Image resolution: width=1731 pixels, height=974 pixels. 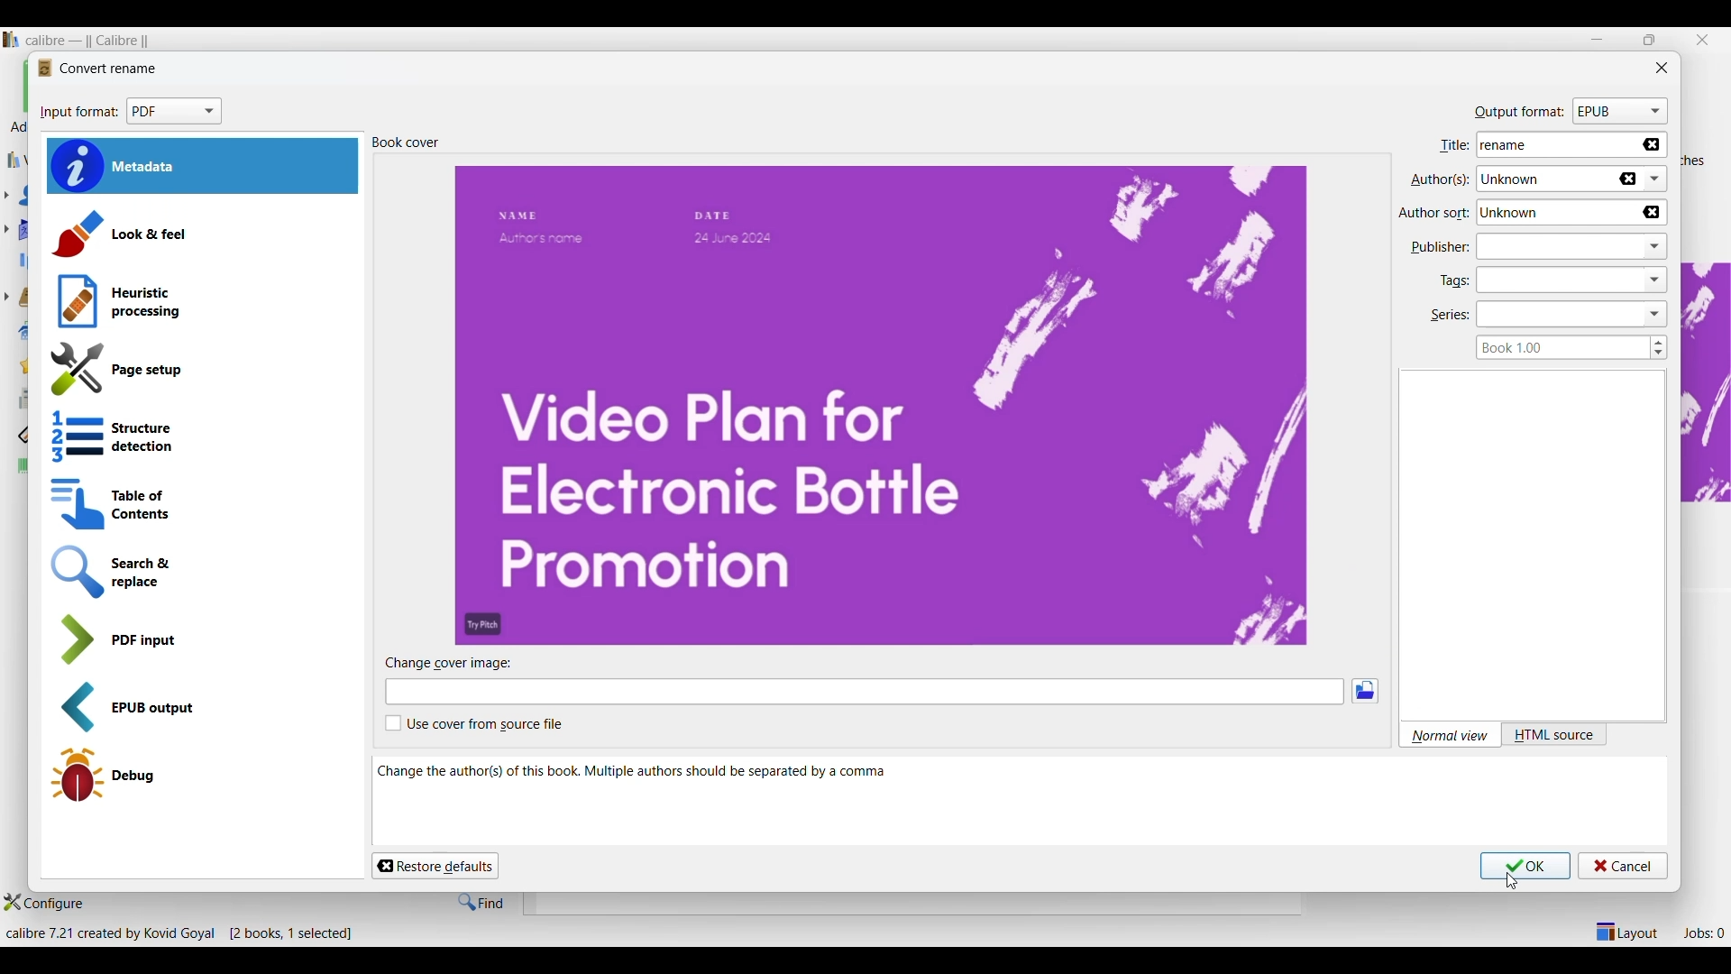 What do you see at coordinates (1434, 215) in the screenshot?
I see `author sort` at bounding box center [1434, 215].